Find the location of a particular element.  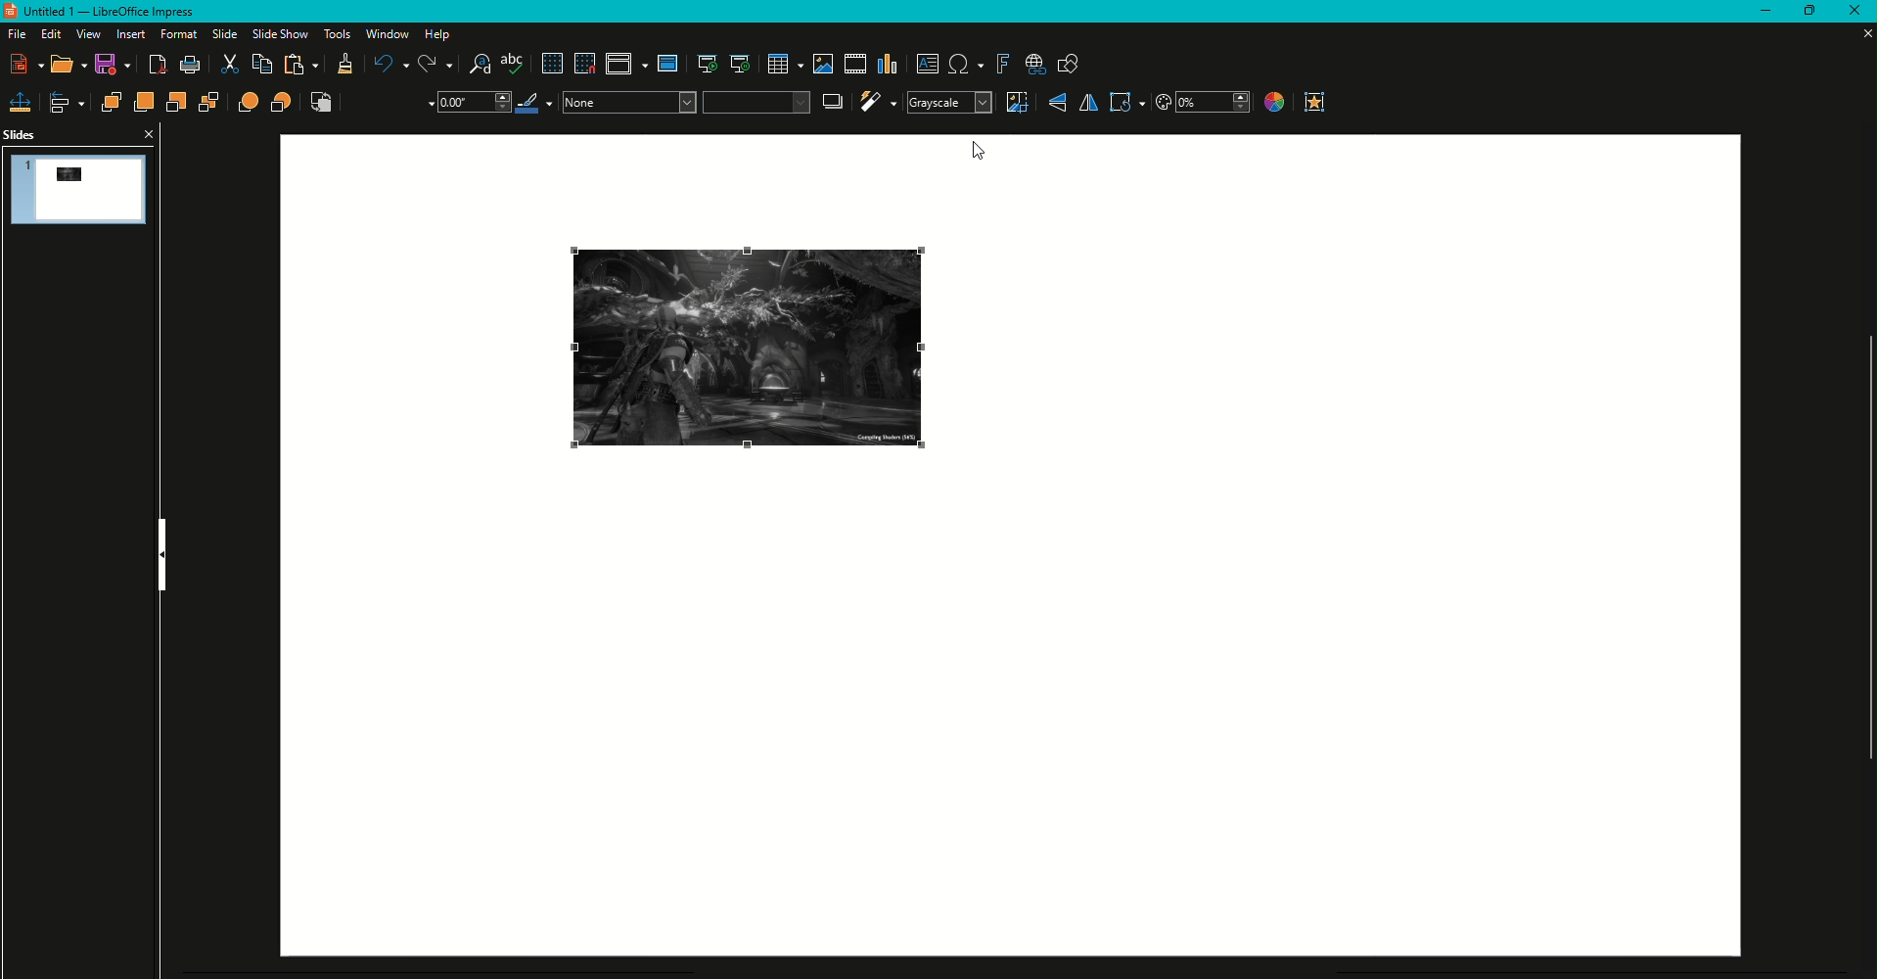

Vertical is located at coordinates (1057, 103).